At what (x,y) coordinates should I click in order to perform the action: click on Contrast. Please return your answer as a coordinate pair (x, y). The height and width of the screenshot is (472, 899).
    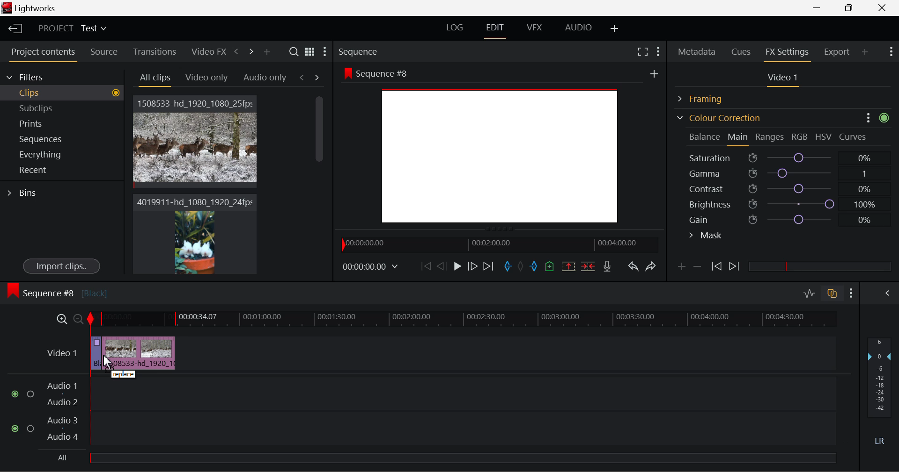
    Looking at the image, I should click on (784, 188).